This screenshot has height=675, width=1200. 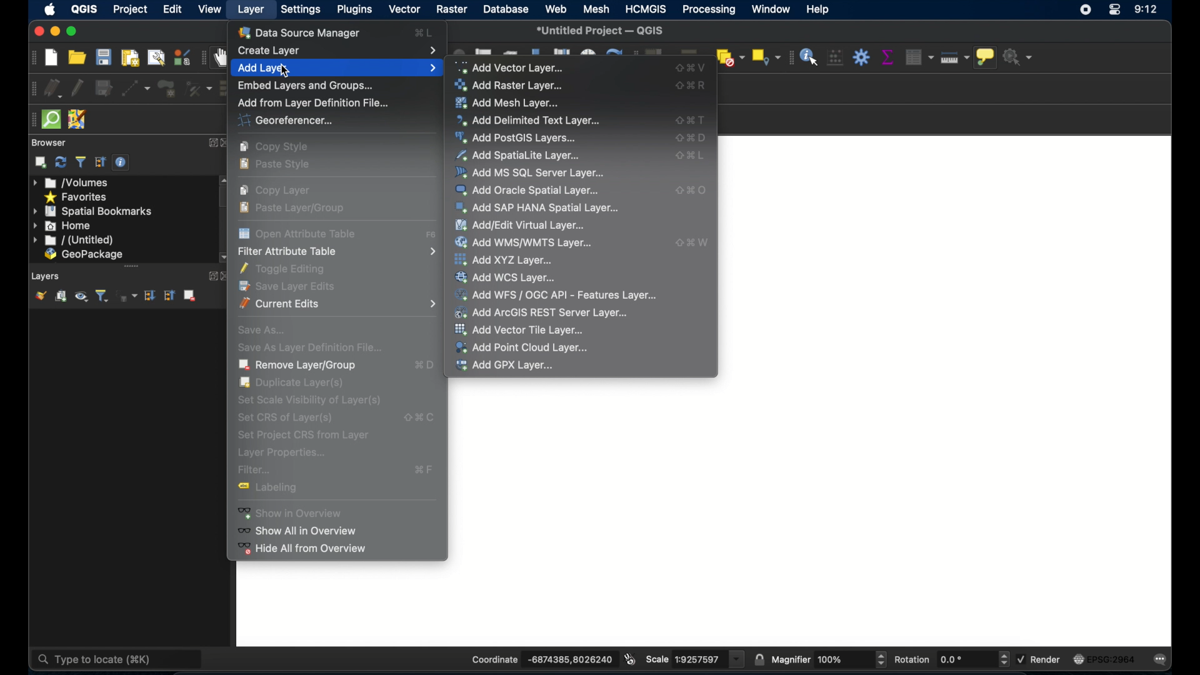 What do you see at coordinates (76, 182) in the screenshot?
I see `volumes` at bounding box center [76, 182].